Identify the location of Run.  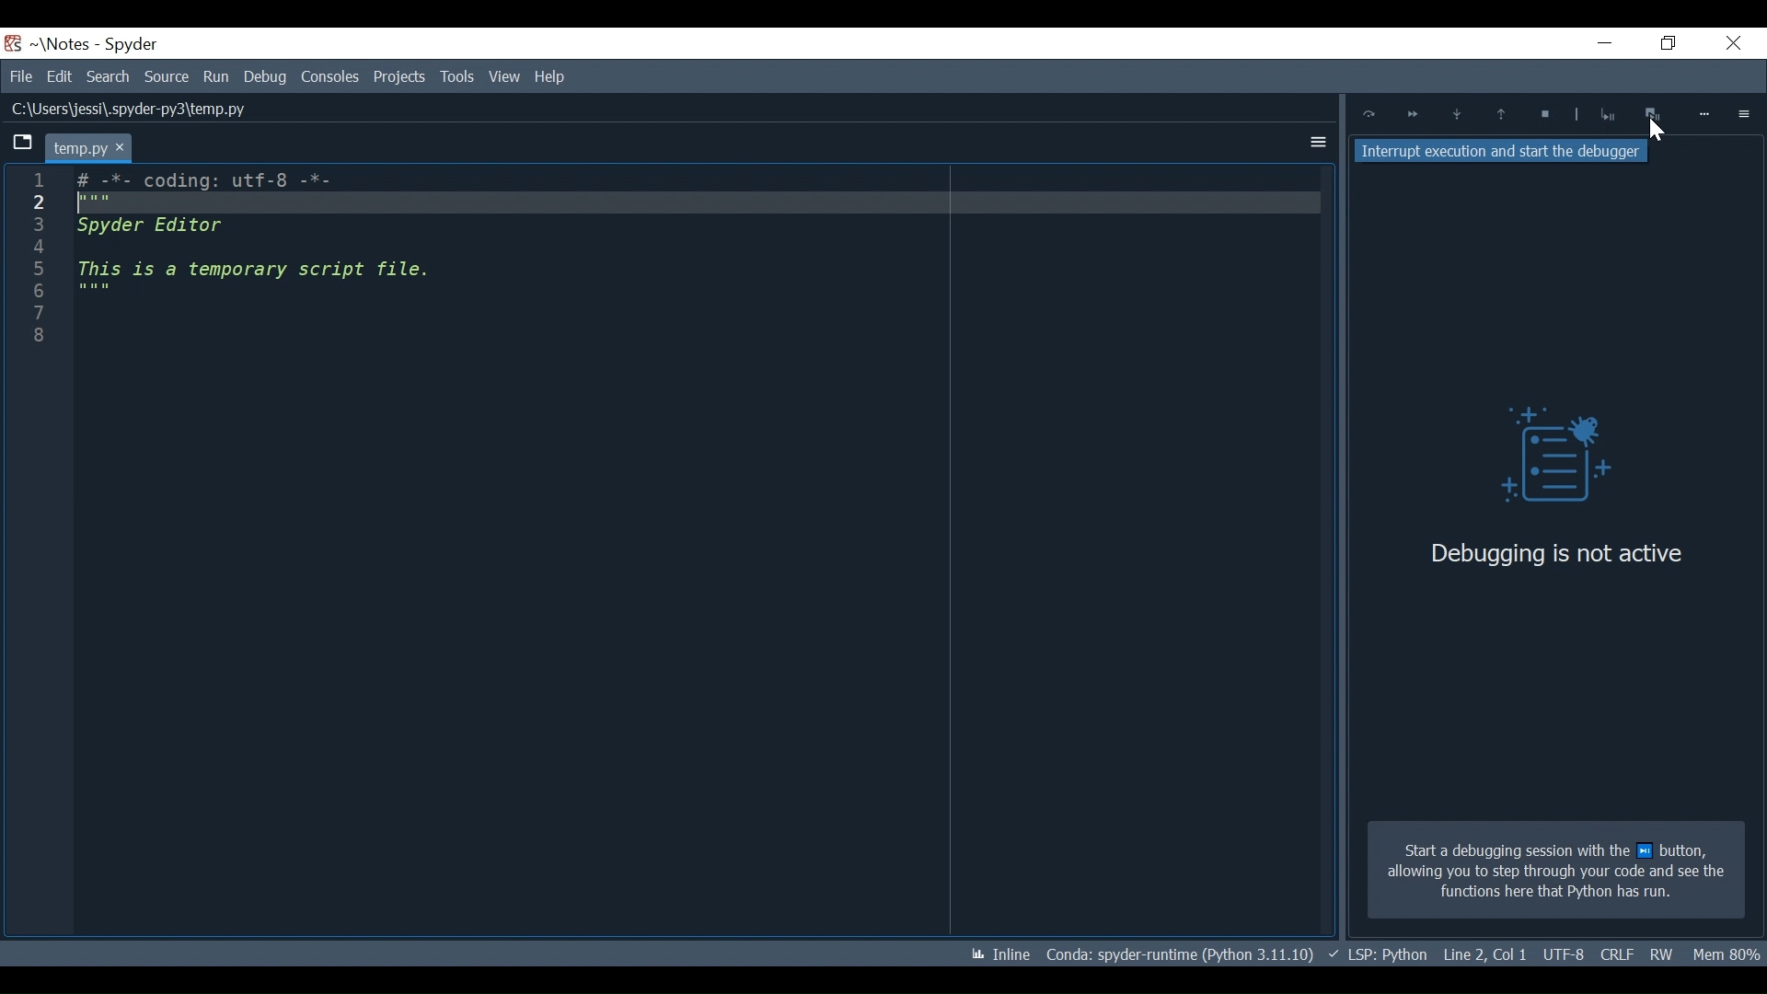
(217, 76).